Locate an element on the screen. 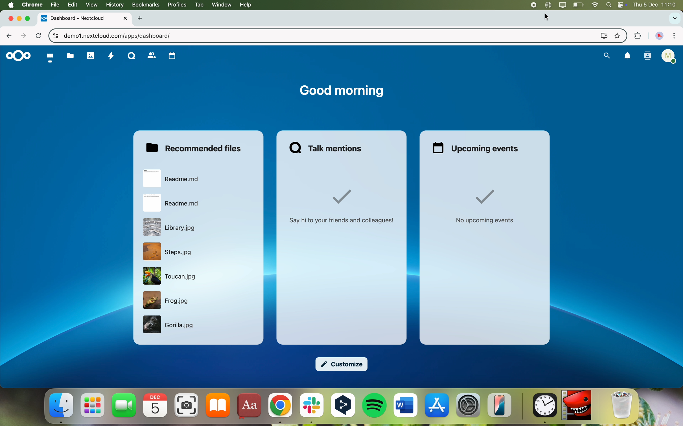 Image resolution: width=683 pixels, height=426 pixels. upcoming events is located at coordinates (477, 148).